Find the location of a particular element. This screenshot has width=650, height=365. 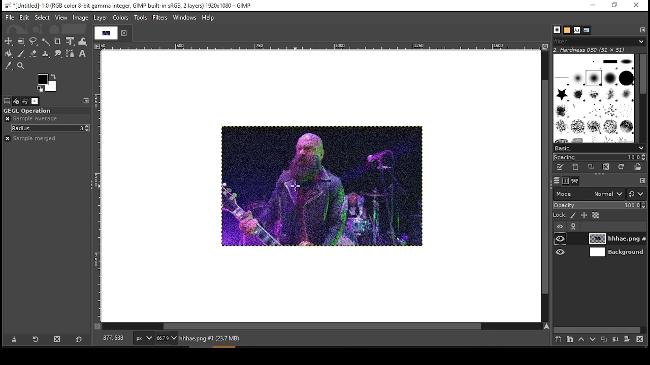

brushes is located at coordinates (558, 30).